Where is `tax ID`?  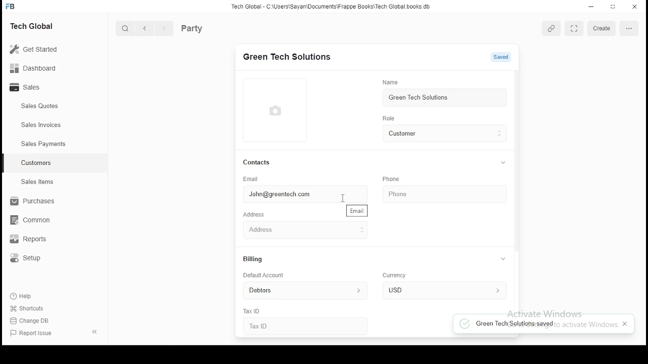
tax ID is located at coordinates (253, 311).